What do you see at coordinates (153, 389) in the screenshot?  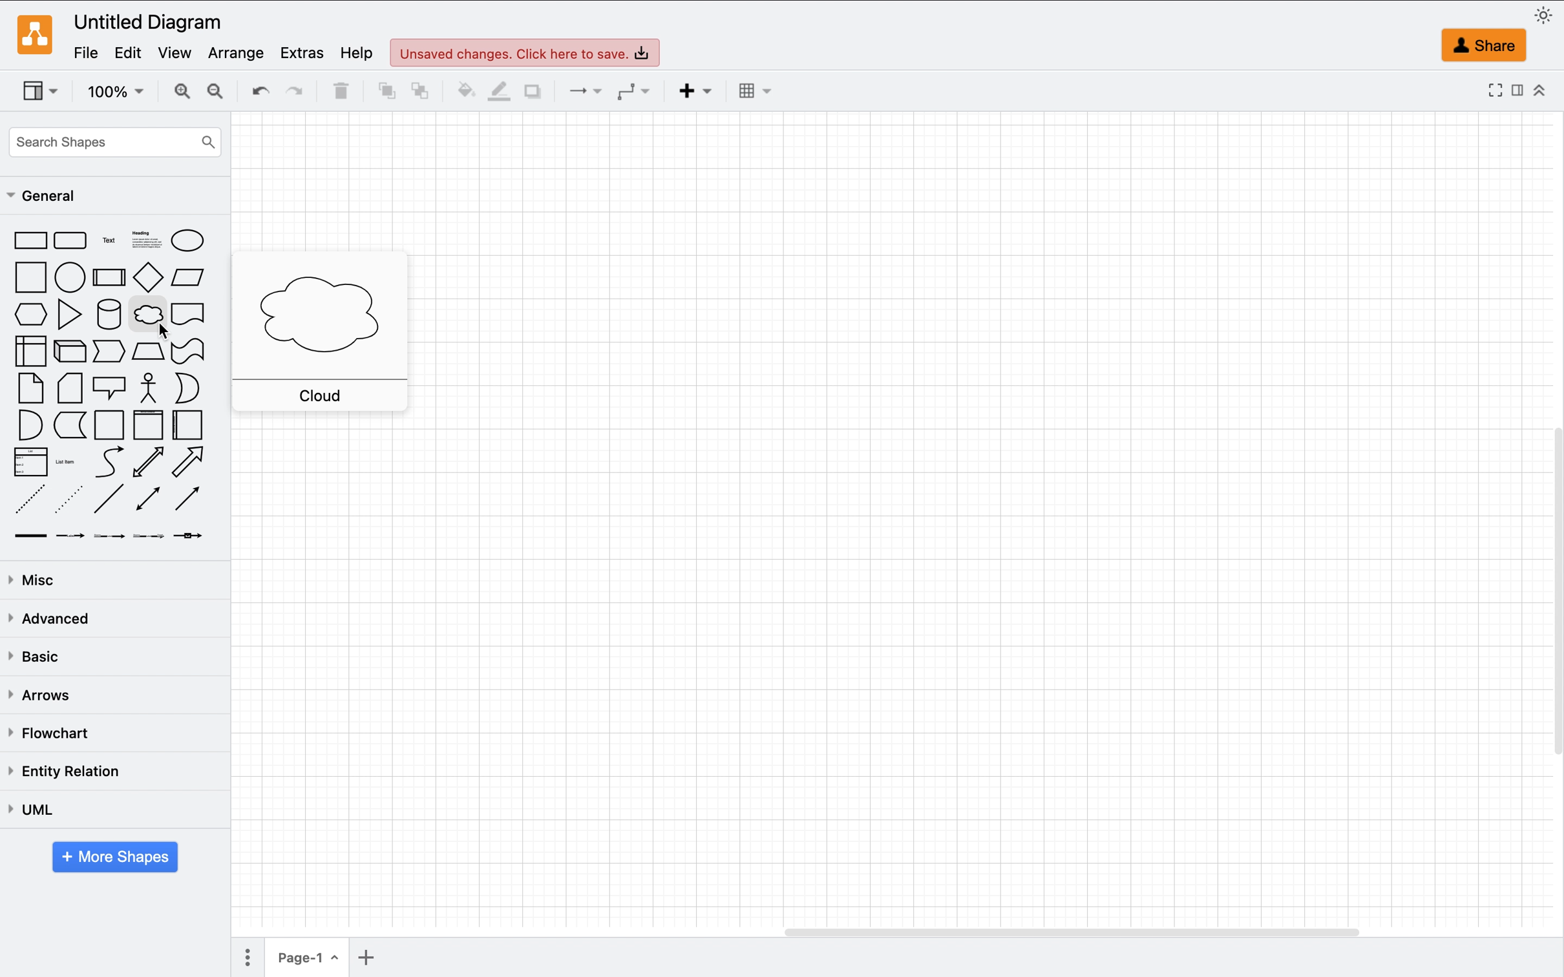 I see `actor` at bounding box center [153, 389].